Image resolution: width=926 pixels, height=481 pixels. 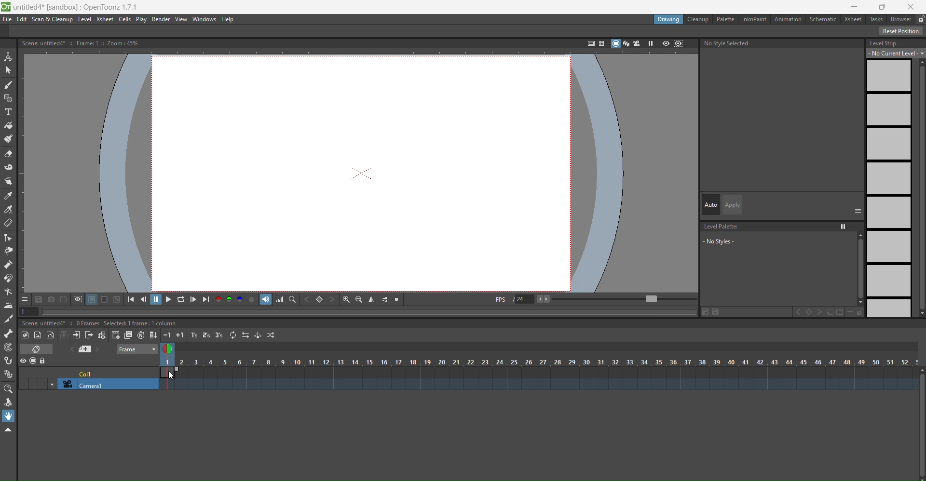 What do you see at coordinates (9, 292) in the screenshot?
I see `bender tool` at bounding box center [9, 292].